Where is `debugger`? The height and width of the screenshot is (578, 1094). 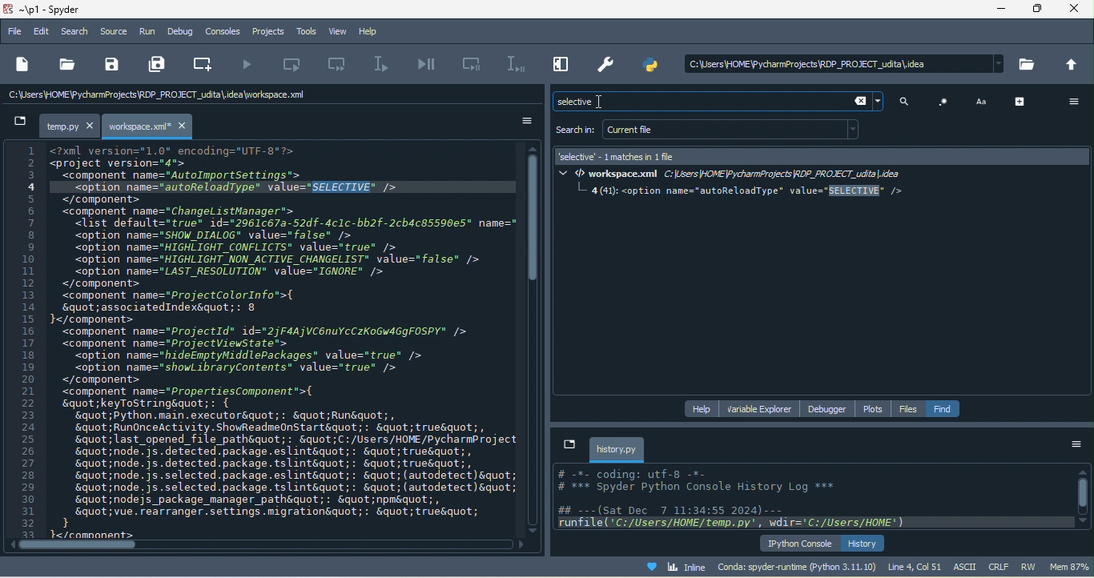 debugger is located at coordinates (831, 409).